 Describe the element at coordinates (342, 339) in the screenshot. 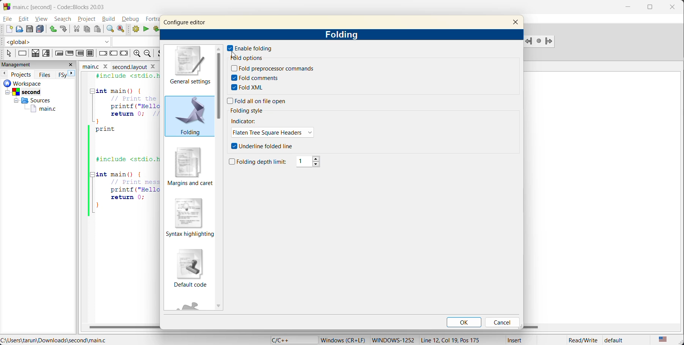

I see `Windows (CR+LF)` at that location.